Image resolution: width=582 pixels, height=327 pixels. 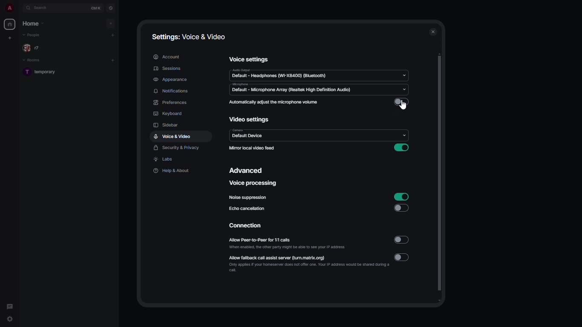 I want to click on noise suppression, so click(x=248, y=198).